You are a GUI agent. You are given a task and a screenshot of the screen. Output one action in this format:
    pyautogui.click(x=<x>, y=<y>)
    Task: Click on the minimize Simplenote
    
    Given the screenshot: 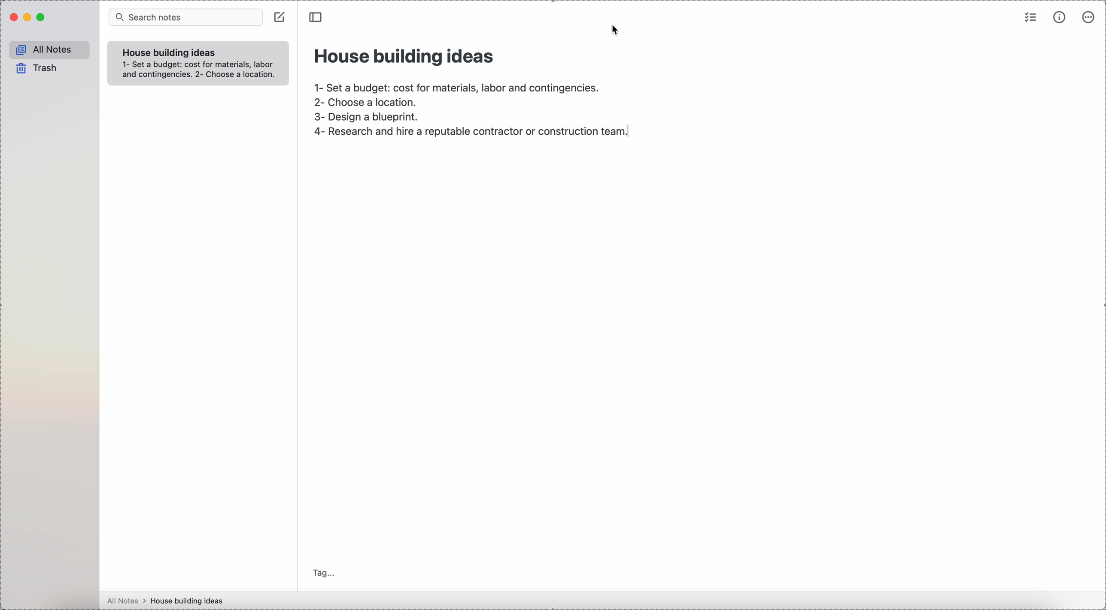 What is the action you would take?
    pyautogui.click(x=28, y=18)
    